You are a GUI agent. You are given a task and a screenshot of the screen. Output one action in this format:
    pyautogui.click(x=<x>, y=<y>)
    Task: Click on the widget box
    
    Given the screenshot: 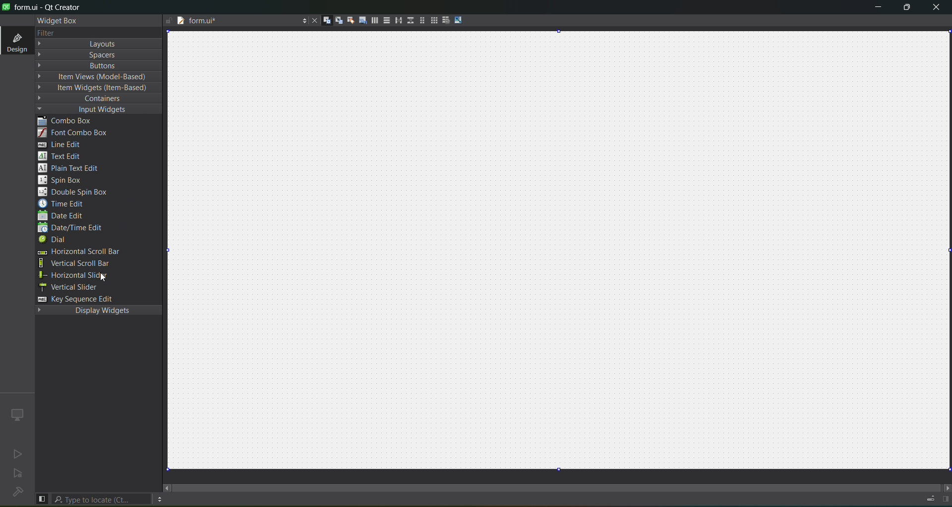 What is the action you would take?
    pyautogui.click(x=58, y=21)
    